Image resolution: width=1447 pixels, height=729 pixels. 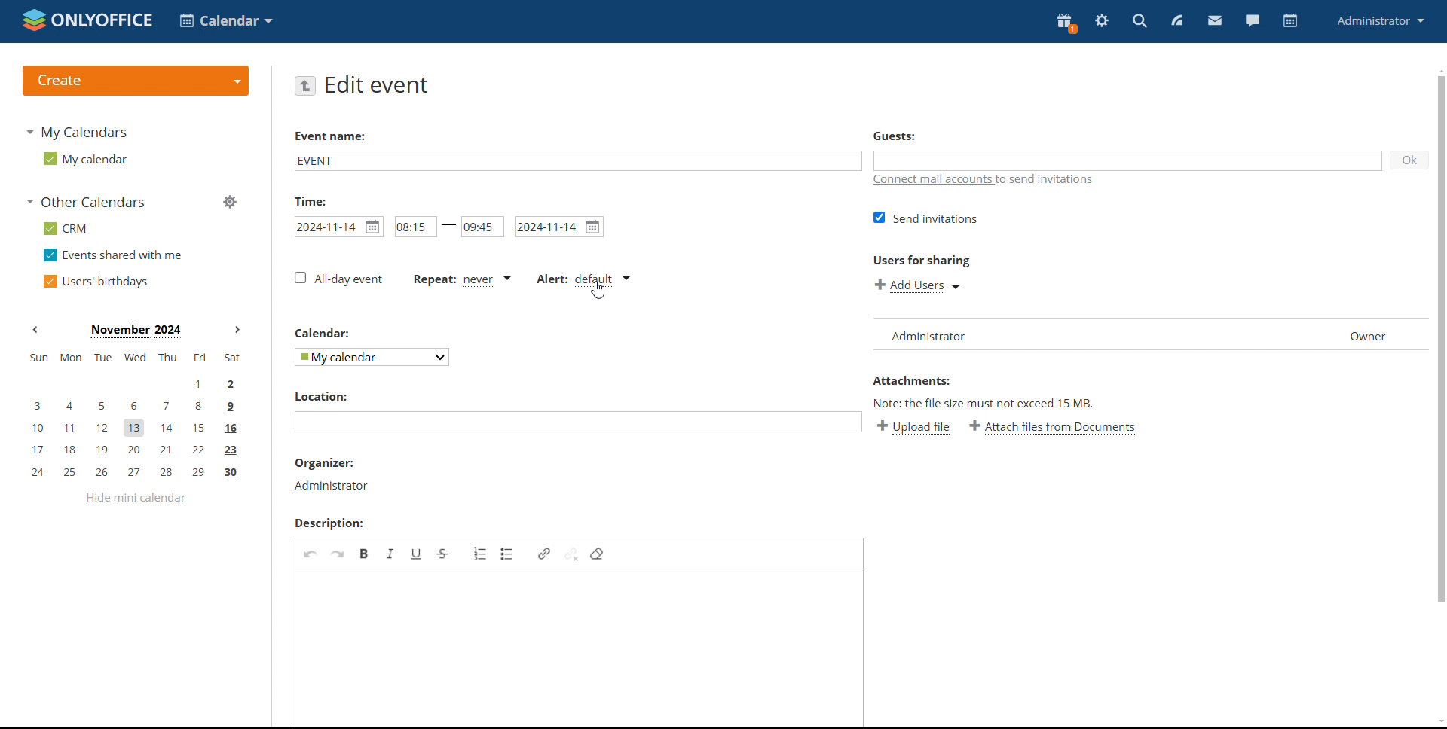 I want to click on end time, so click(x=482, y=227).